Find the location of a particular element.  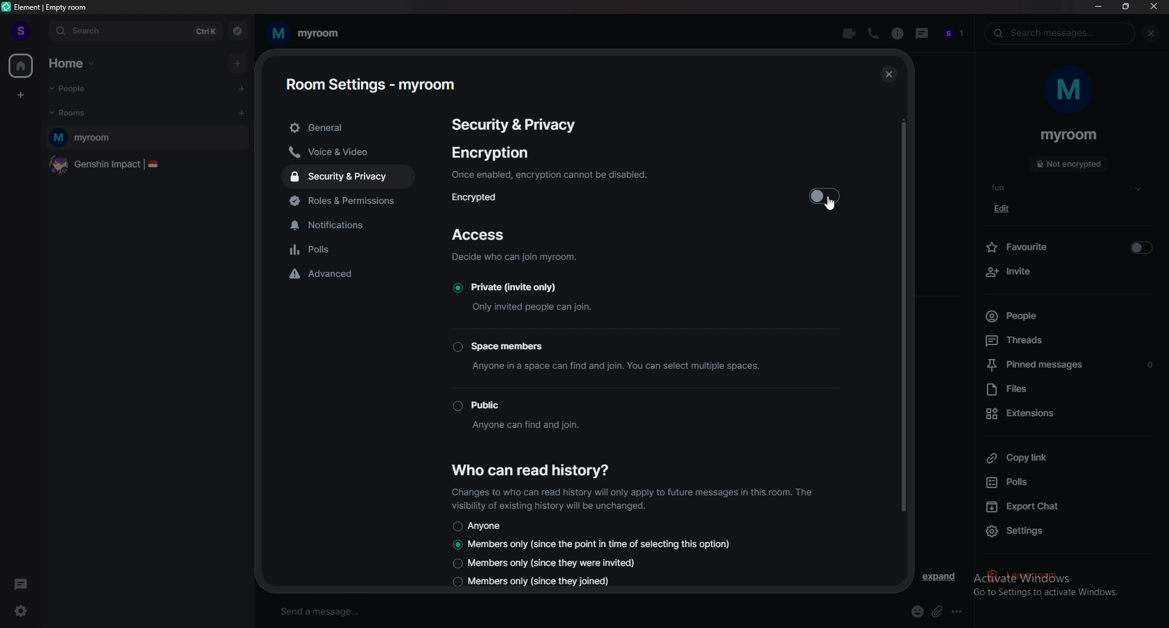

people is located at coordinates (956, 34).